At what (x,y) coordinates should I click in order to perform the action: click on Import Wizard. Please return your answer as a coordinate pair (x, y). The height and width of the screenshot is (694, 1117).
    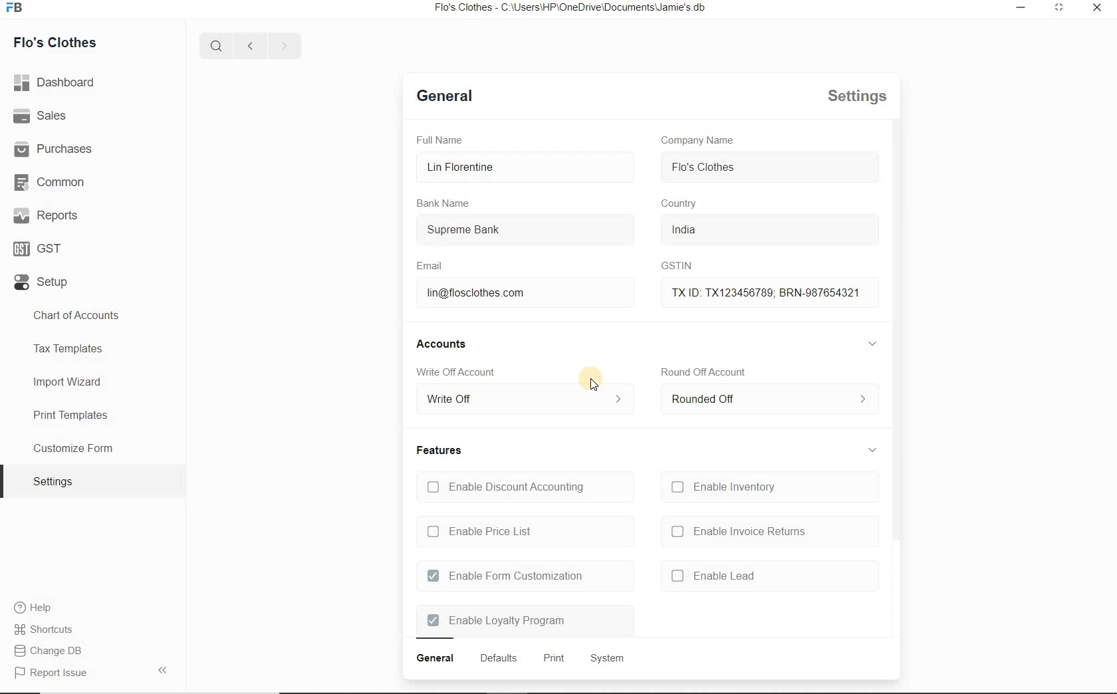
    Looking at the image, I should click on (92, 383).